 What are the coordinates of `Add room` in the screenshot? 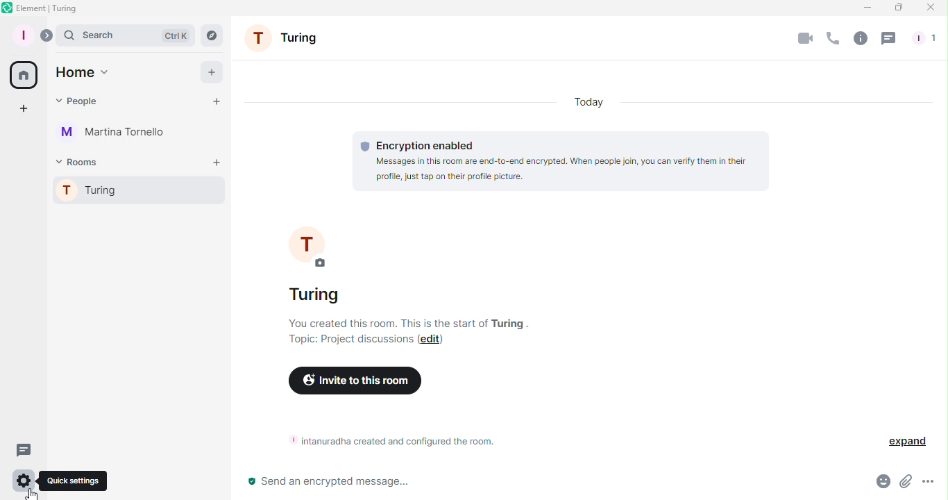 It's located at (214, 161).